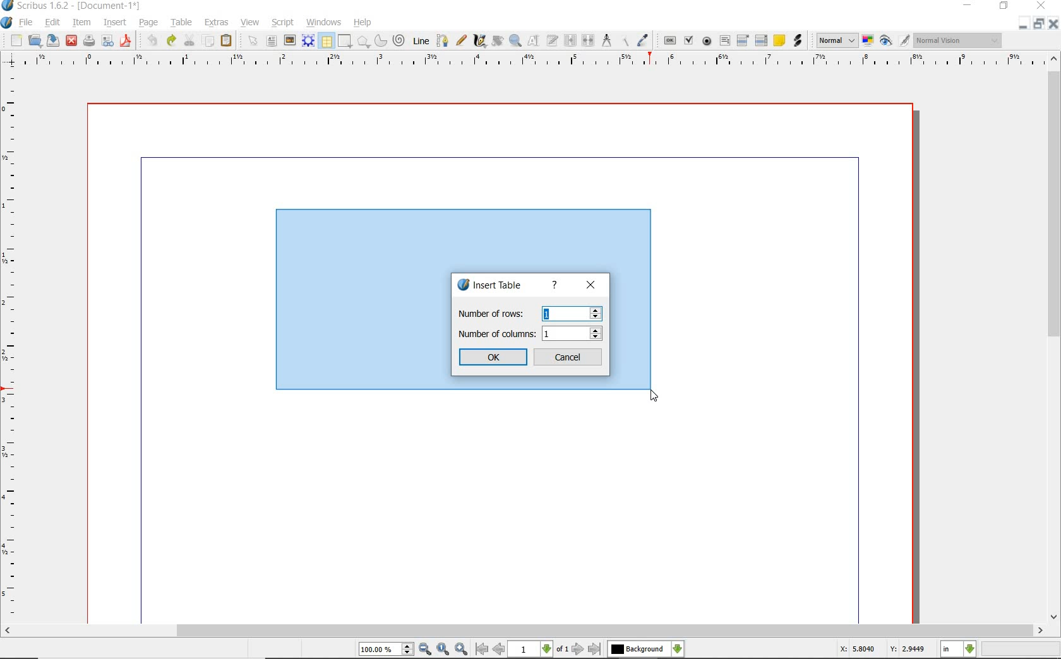 The height and width of the screenshot is (659, 1061). I want to click on undo, so click(152, 40).